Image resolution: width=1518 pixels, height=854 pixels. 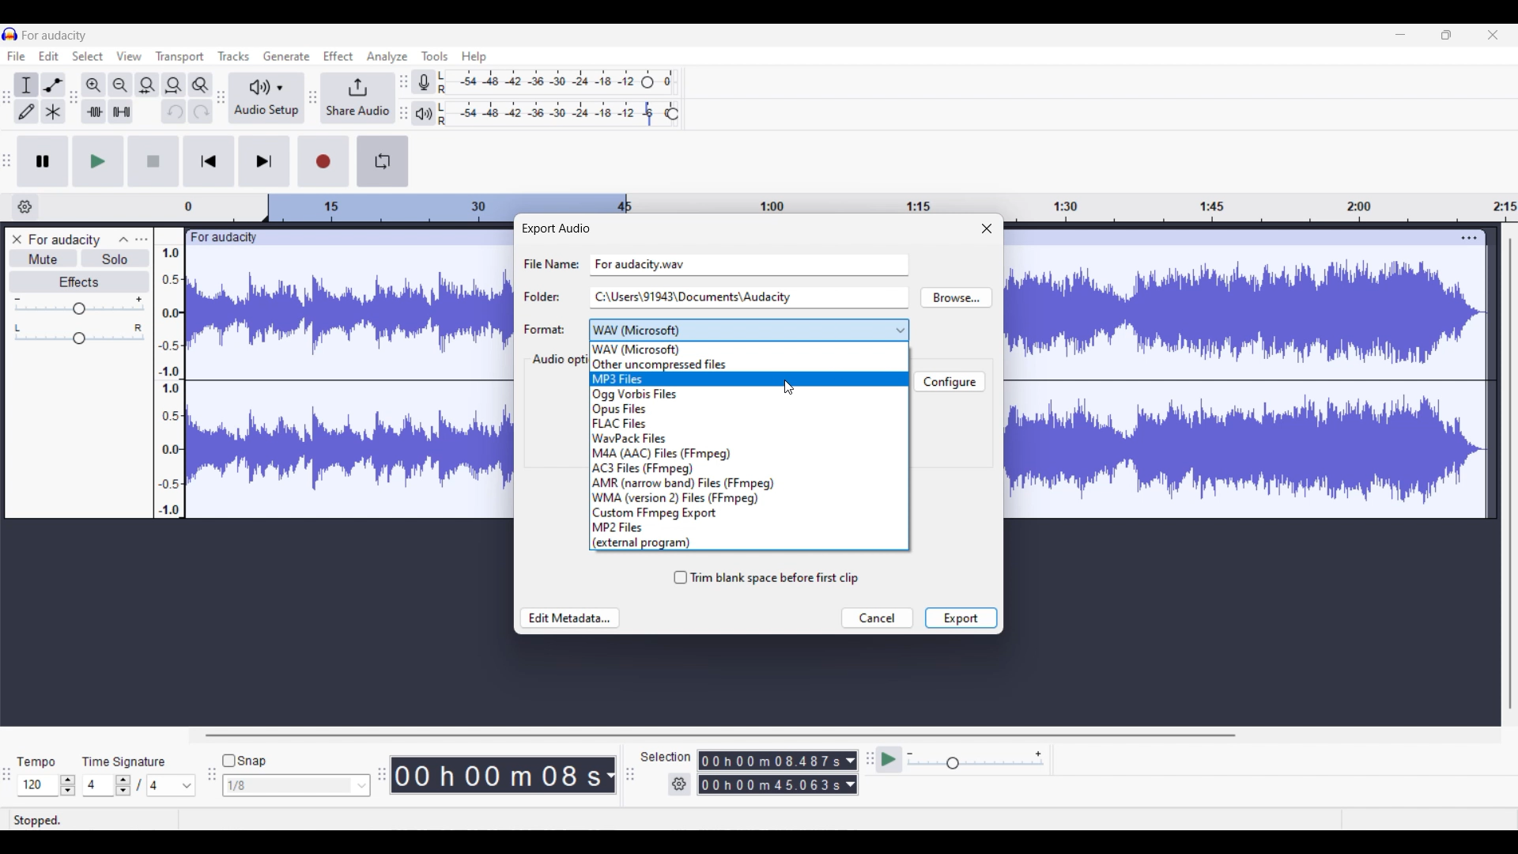 I want to click on Fit selection to width, so click(x=146, y=86).